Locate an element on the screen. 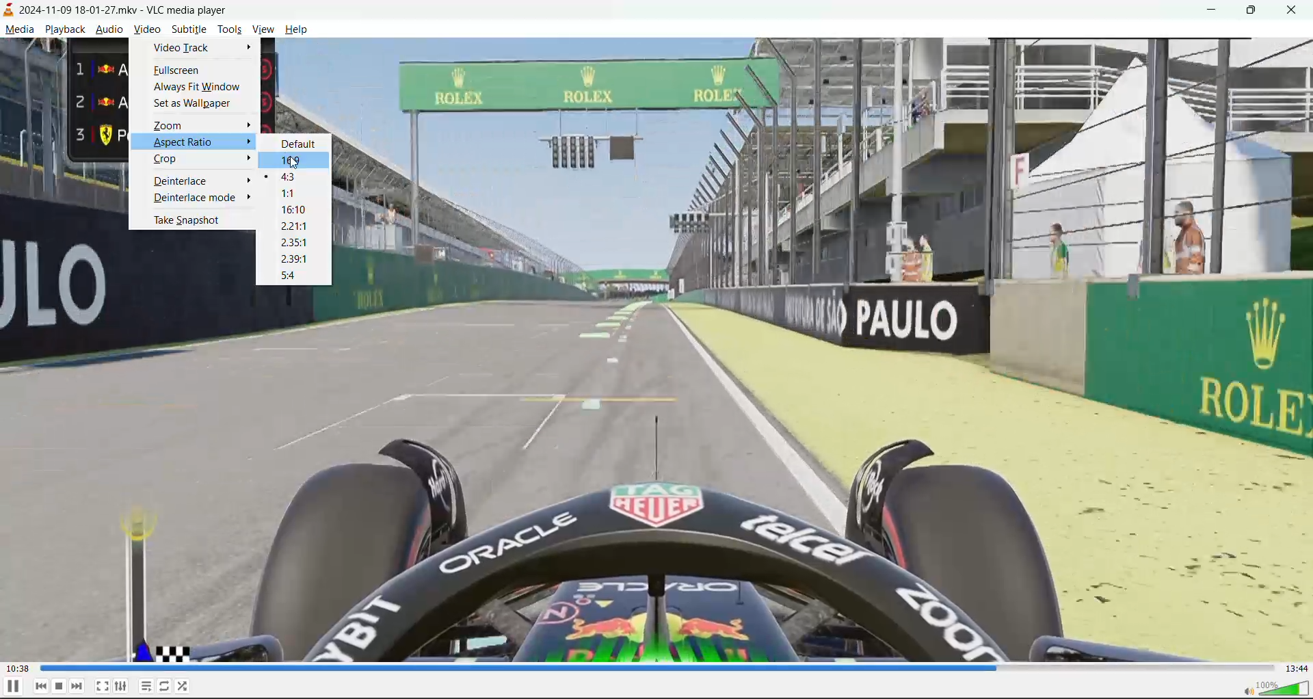 The height and width of the screenshot is (699, 1313). next is located at coordinates (76, 687).